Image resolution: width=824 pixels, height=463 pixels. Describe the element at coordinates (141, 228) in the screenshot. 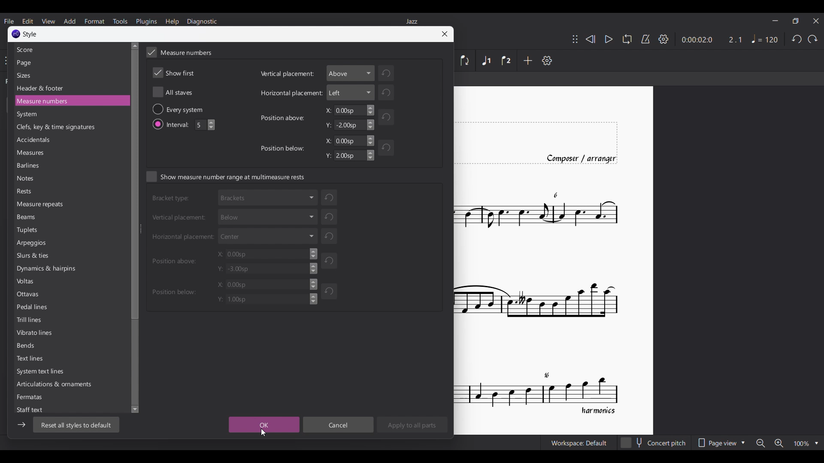

I see `Change width of panel` at that location.